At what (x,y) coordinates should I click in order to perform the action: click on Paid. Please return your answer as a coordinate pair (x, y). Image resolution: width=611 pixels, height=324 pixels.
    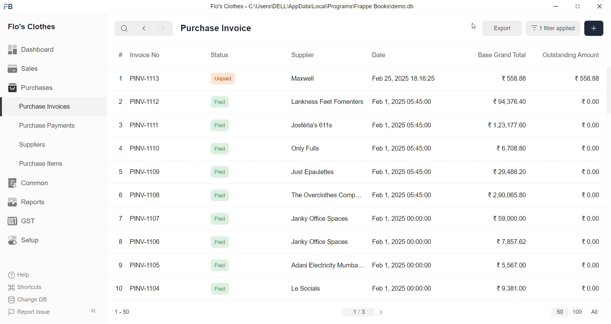
    Looking at the image, I should click on (220, 219).